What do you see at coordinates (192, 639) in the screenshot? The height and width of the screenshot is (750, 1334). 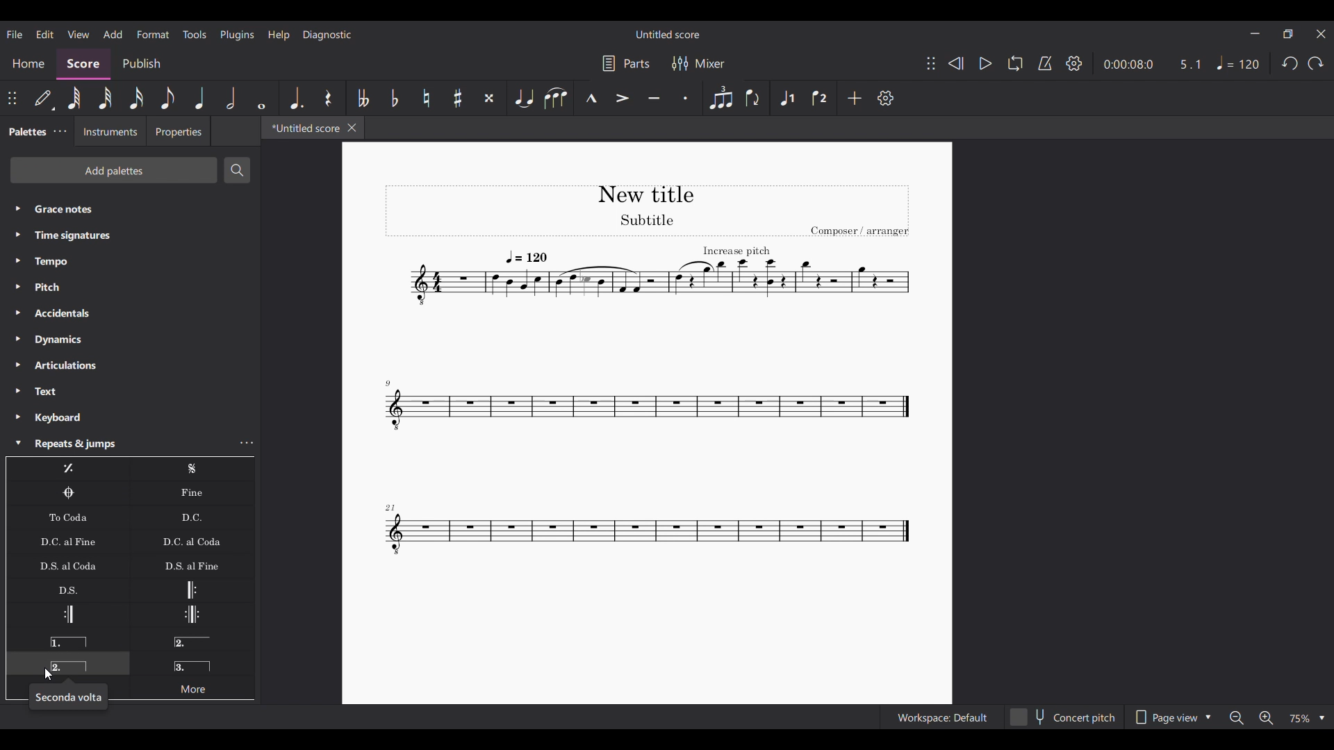 I see `Seconda volta, open` at bounding box center [192, 639].